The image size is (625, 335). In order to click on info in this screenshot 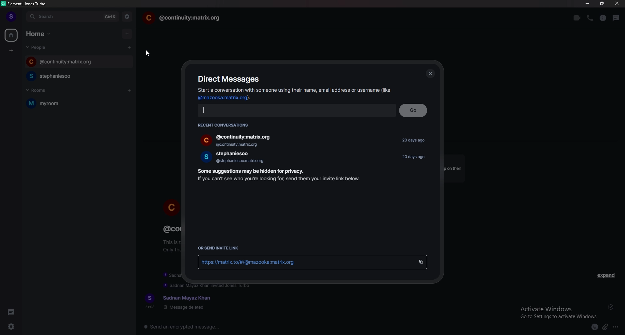, I will do `click(279, 176)`.